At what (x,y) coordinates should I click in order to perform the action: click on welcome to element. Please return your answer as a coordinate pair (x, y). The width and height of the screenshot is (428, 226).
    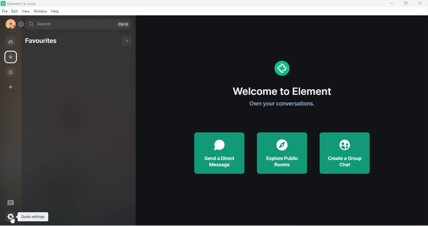
    Looking at the image, I should click on (280, 92).